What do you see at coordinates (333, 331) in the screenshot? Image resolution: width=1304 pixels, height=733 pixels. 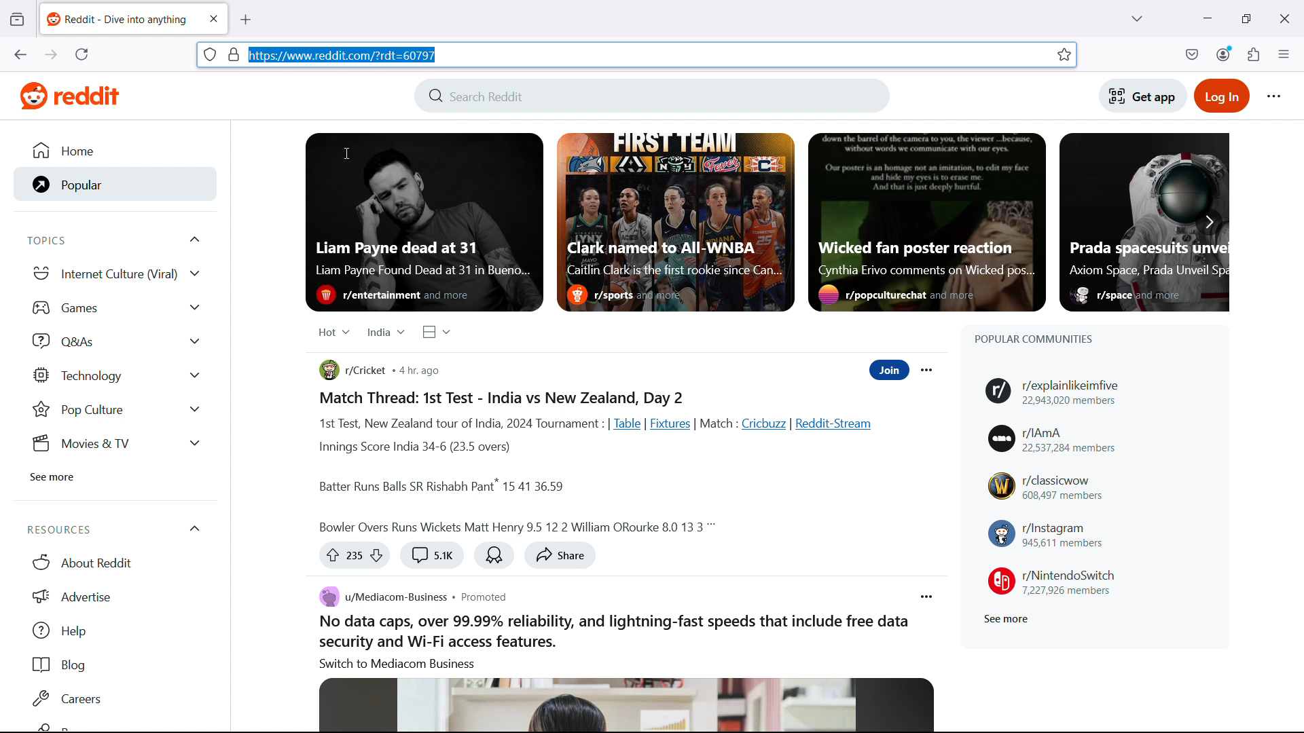 I see `Select relevance` at bounding box center [333, 331].